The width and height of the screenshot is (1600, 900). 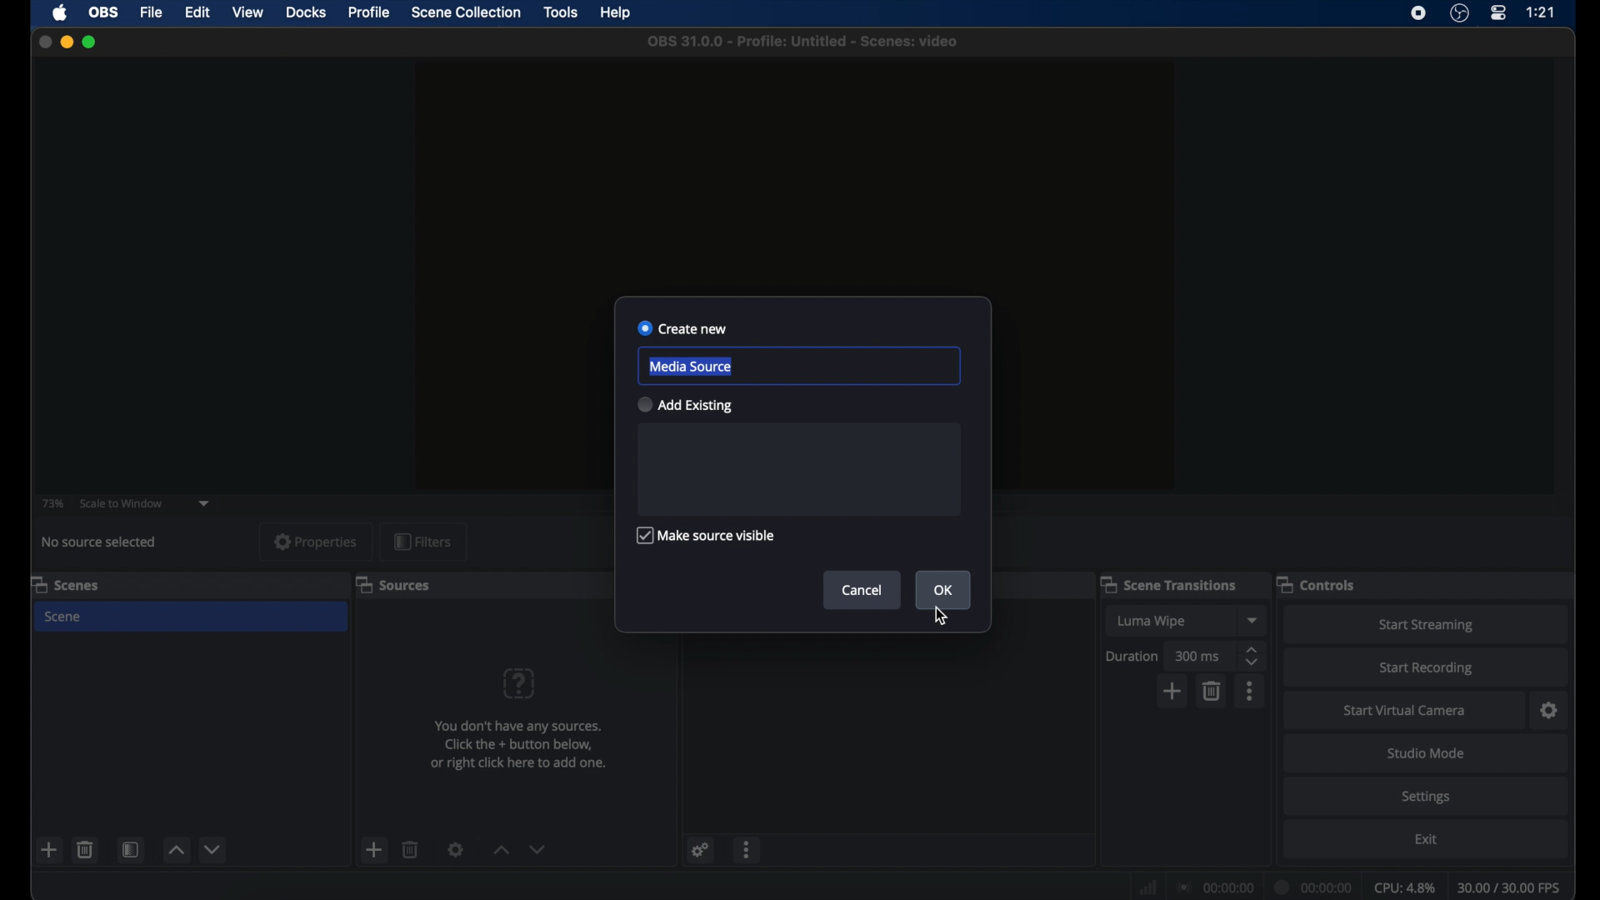 I want to click on ok, so click(x=943, y=590).